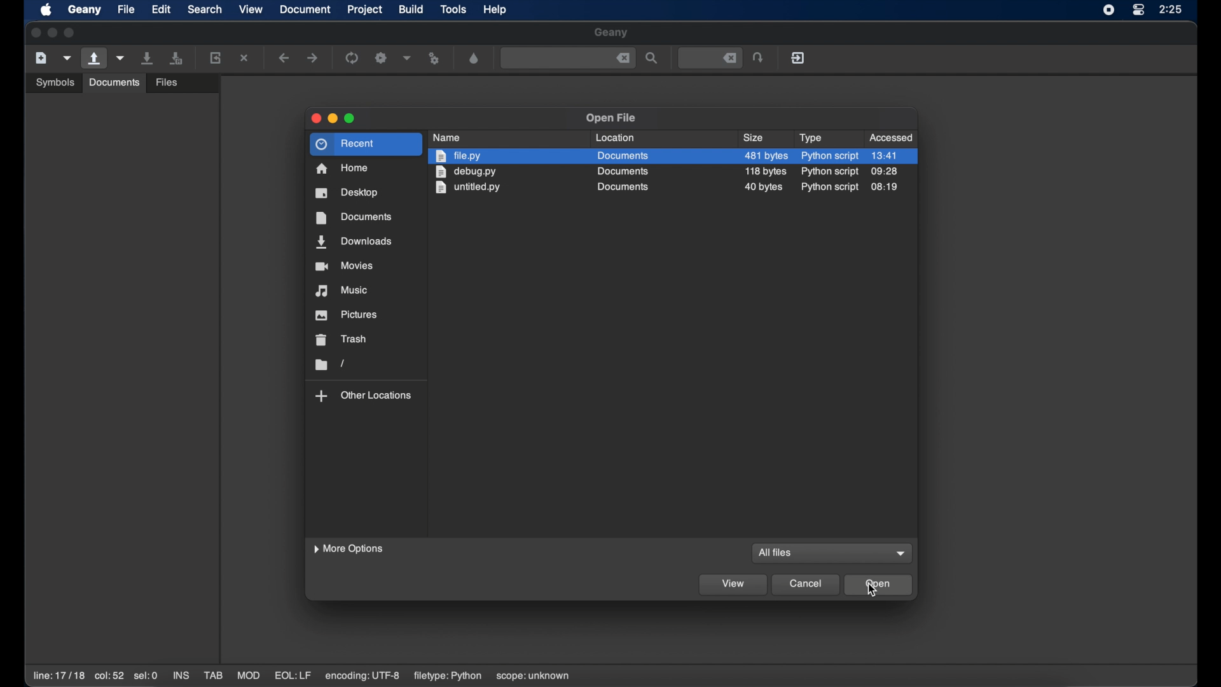  I want to click on navigate backward a location, so click(285, 58).